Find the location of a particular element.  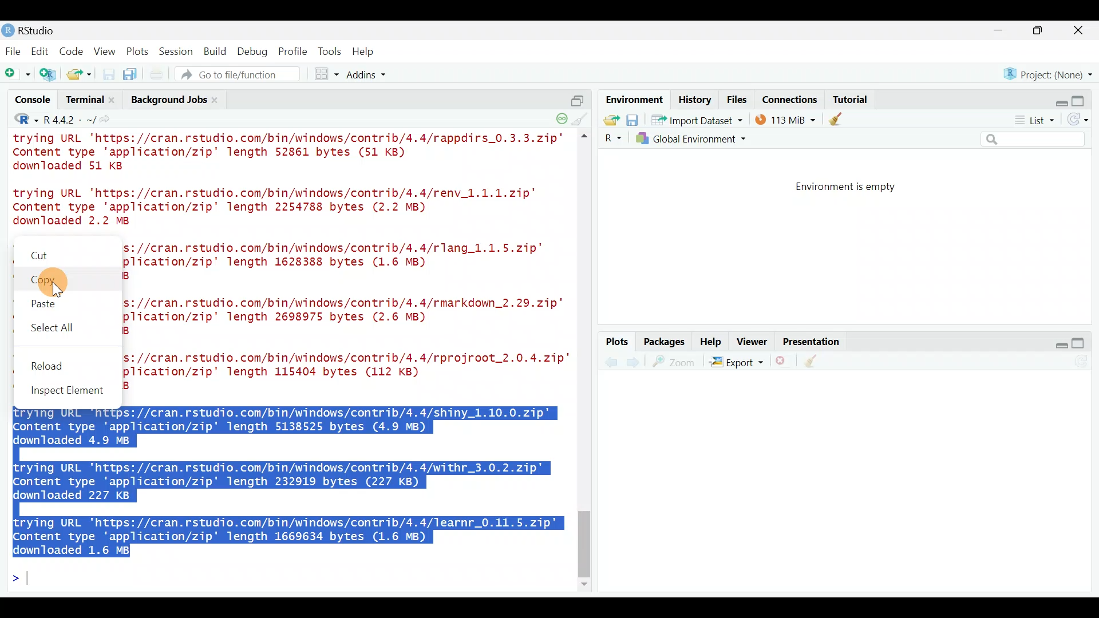

Addins is located at coordinates (367, 76).